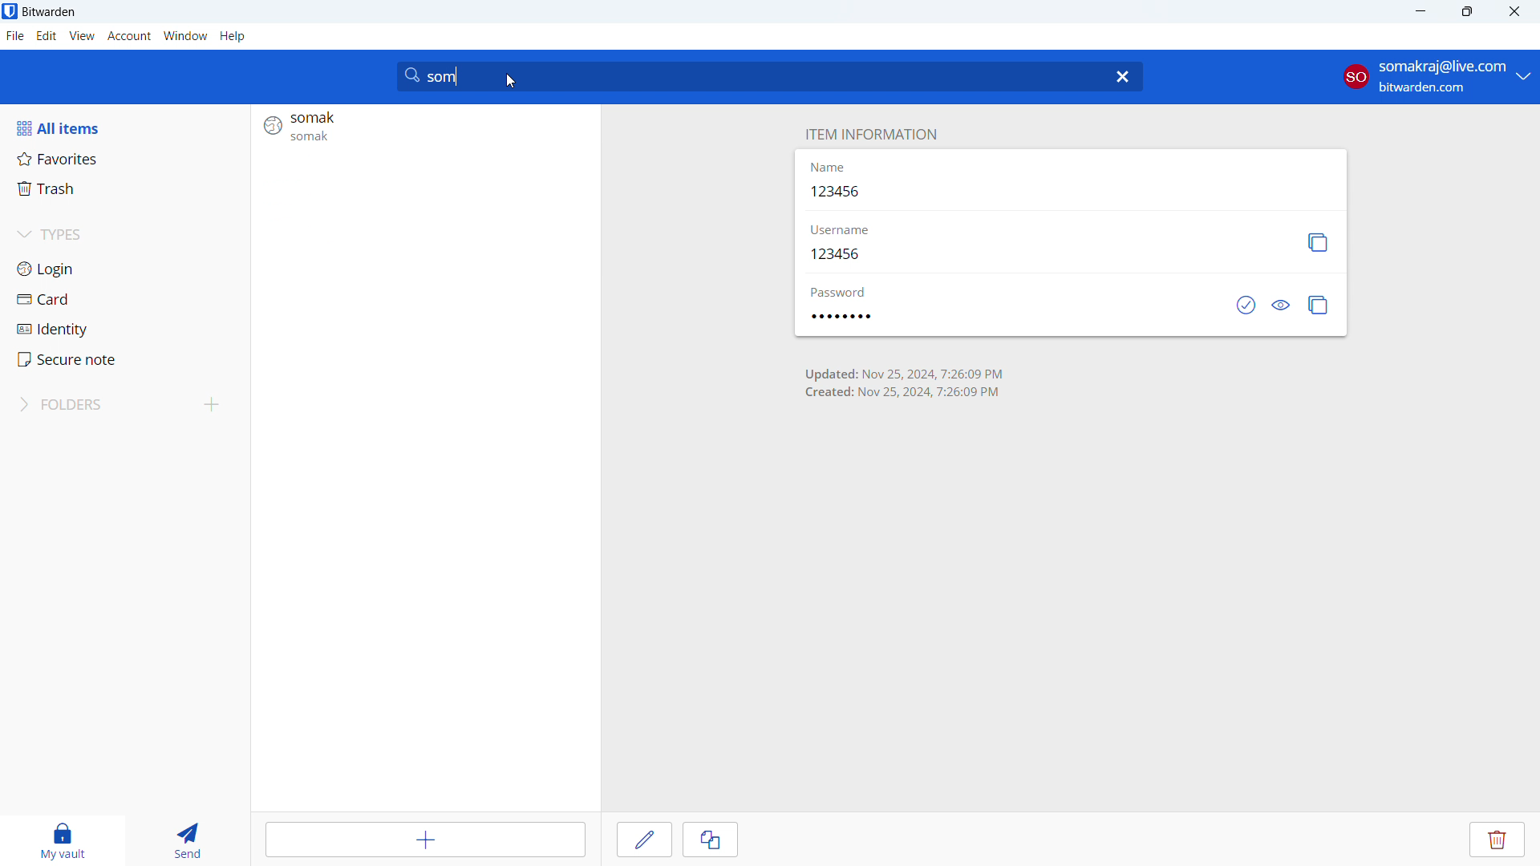 The width and height of the screenshot is (1540, 866). What do you see at coordinates (47, 36) in the screenshot?
I see `edit` at bounding box center [47, 36].